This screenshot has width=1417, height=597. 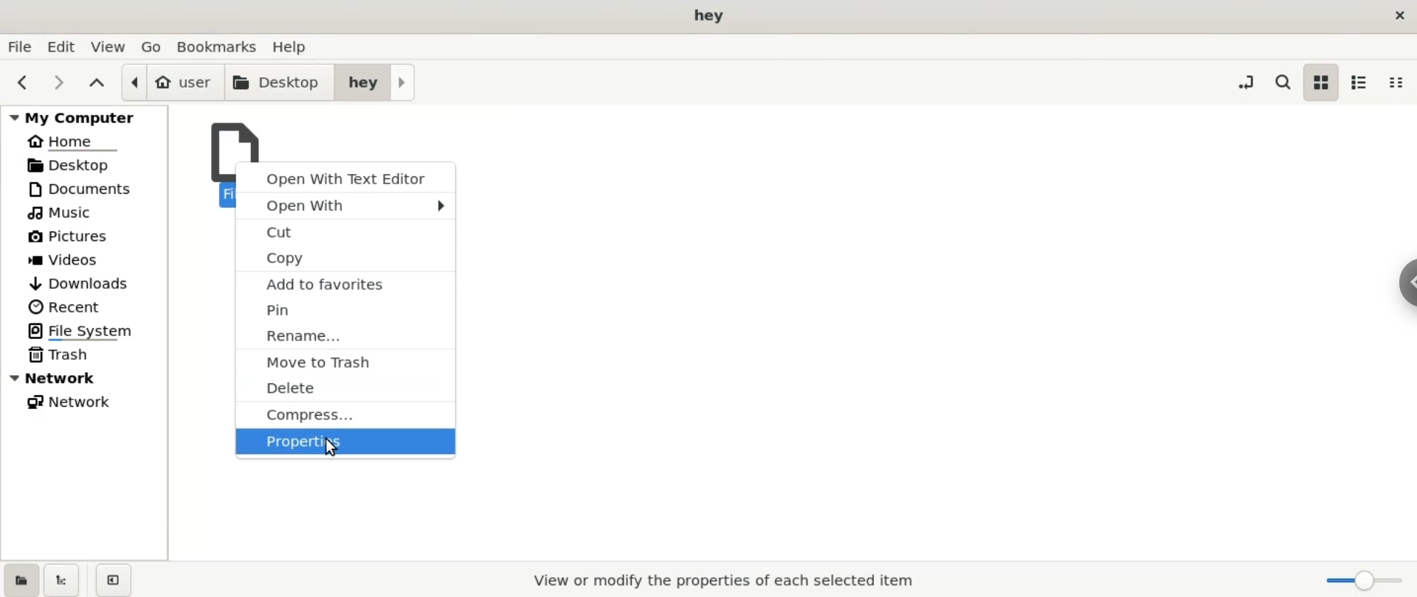 What do you see at coordinates (718, 582) in the screenshot?
I see `properties selected` at bounding box center [718, 582].